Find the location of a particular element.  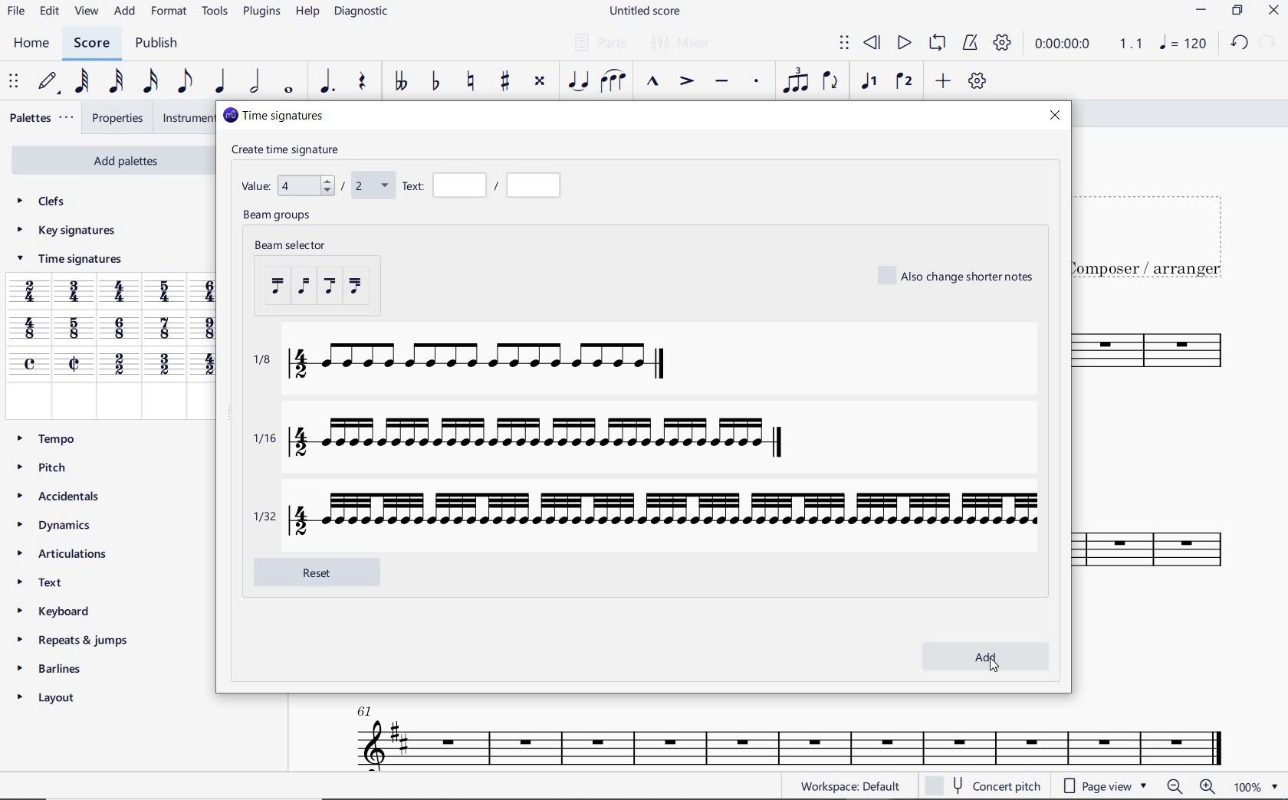

6/8 is located at coordinates (120, 329).